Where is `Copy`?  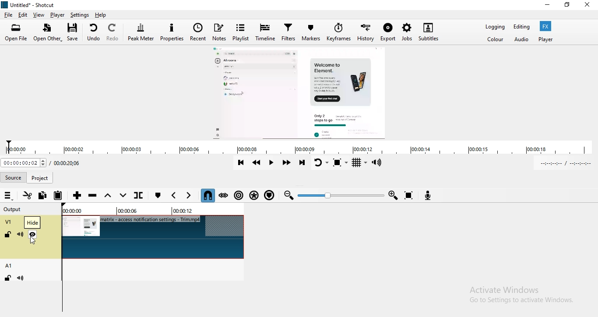
Copy is located at coordinates (44, 196).